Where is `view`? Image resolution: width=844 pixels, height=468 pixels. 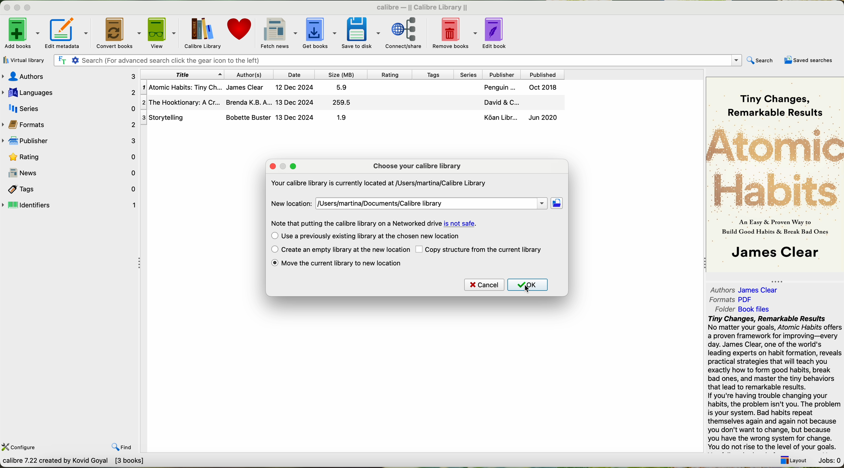 view is located at coordinates (163, 33).